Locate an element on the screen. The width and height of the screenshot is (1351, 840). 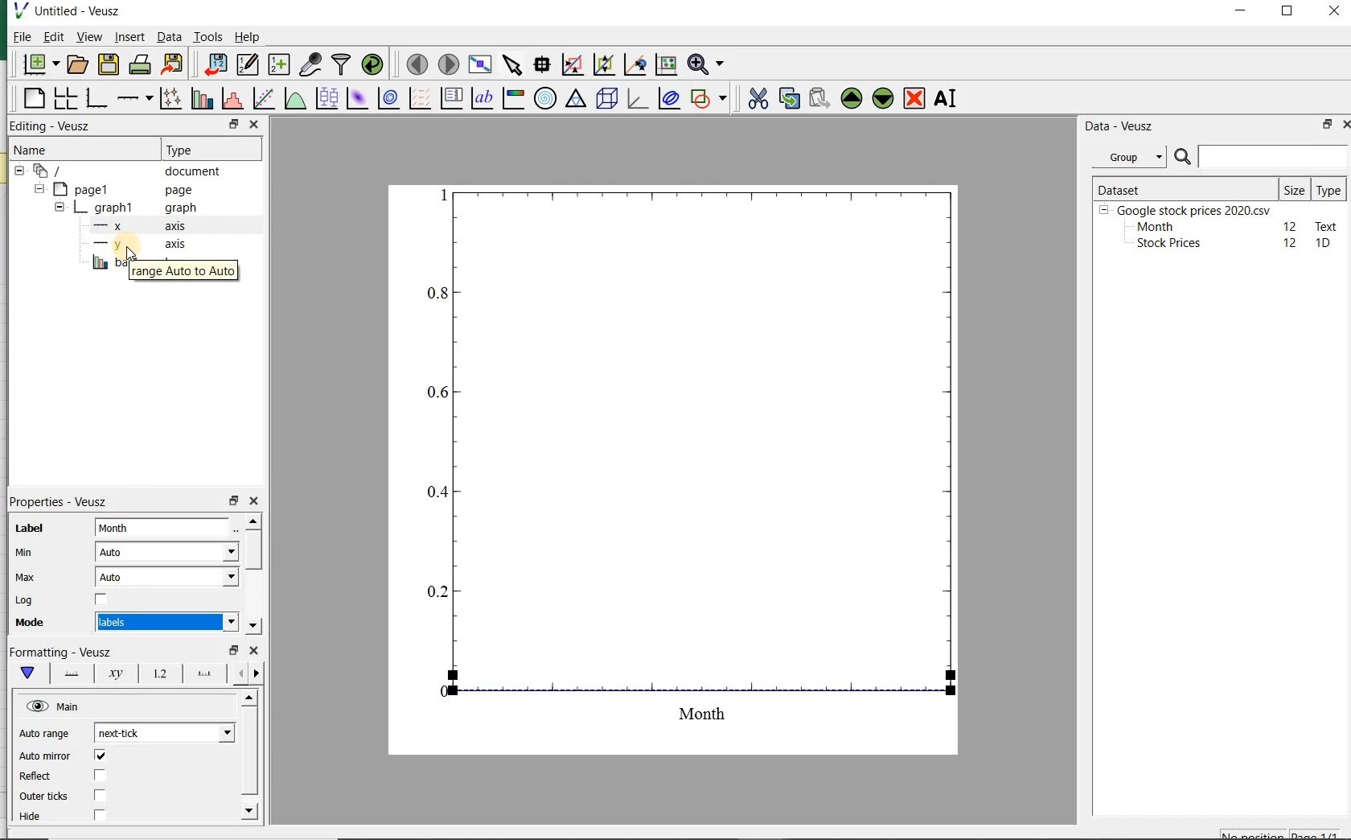
Auto is located at coordinates (167, 577).